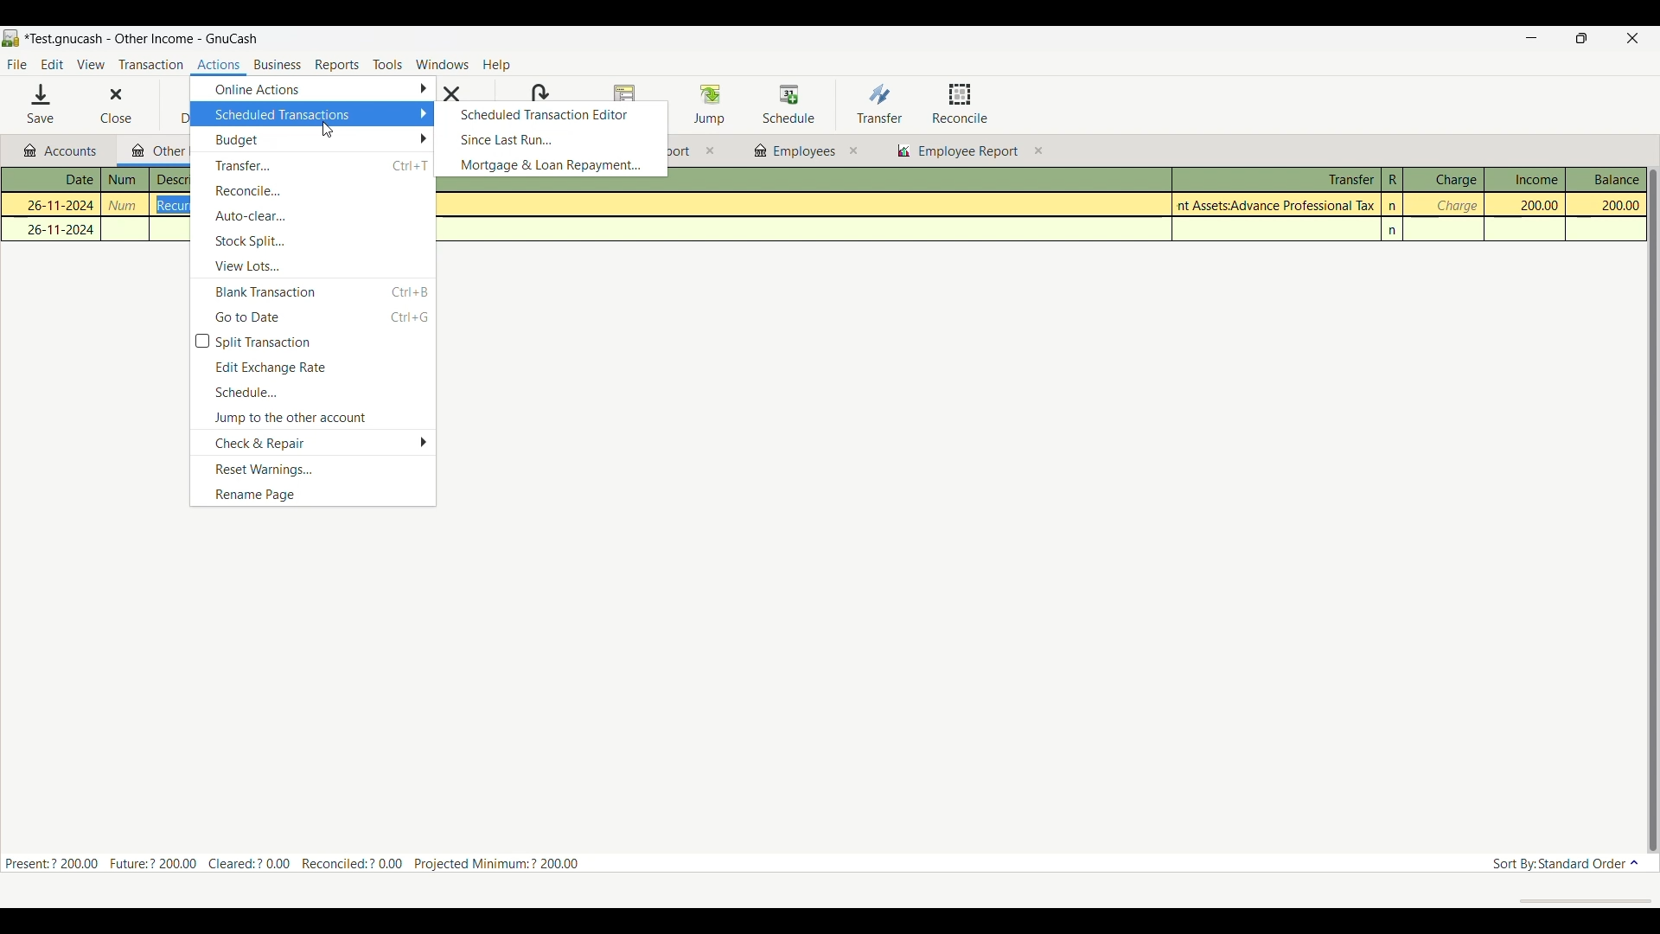 The image size is (1660, 934). Describe the element at coordinates (53, 203) in the screenshot. I see `26-11-2024` at that location.